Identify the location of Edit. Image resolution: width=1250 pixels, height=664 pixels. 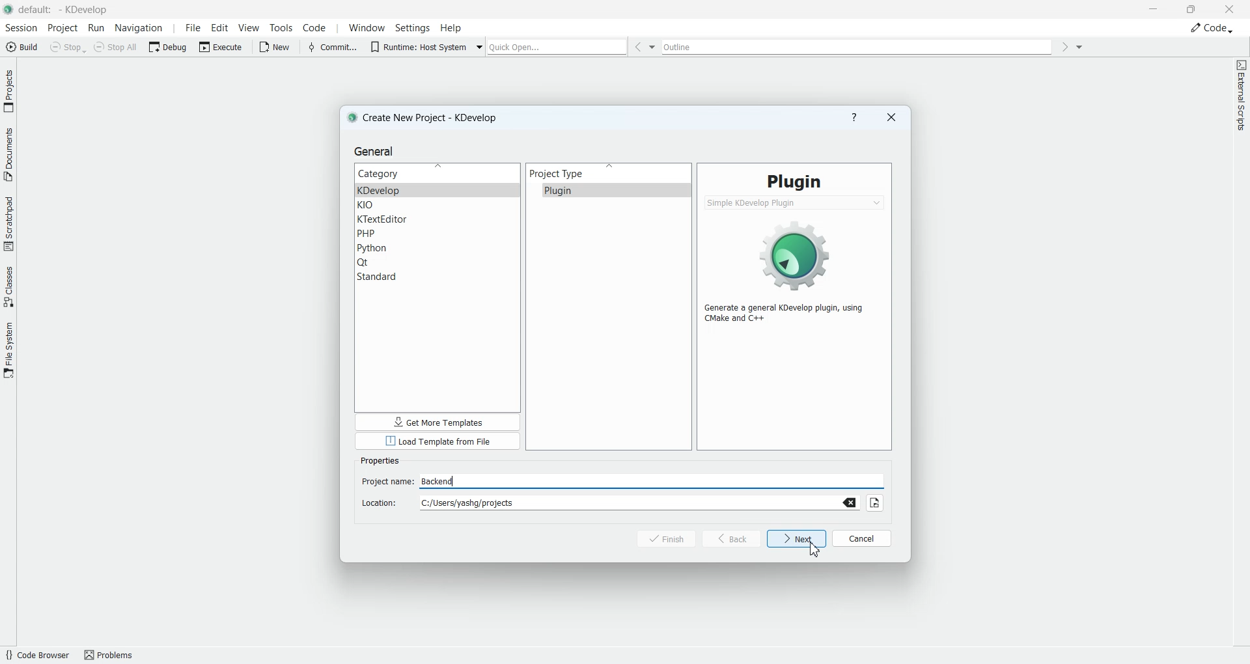
(220, 27).